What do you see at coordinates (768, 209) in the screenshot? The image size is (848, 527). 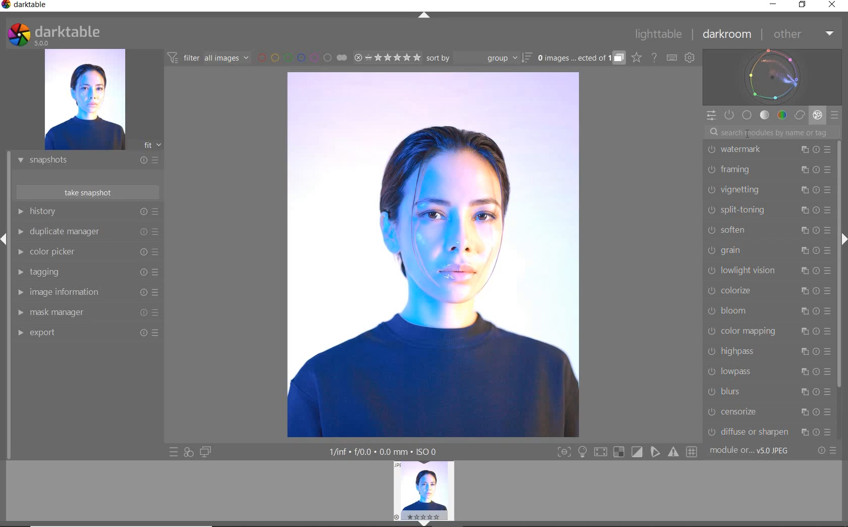 I see `SPLIT-TONING` at bounding box center [768, 209].